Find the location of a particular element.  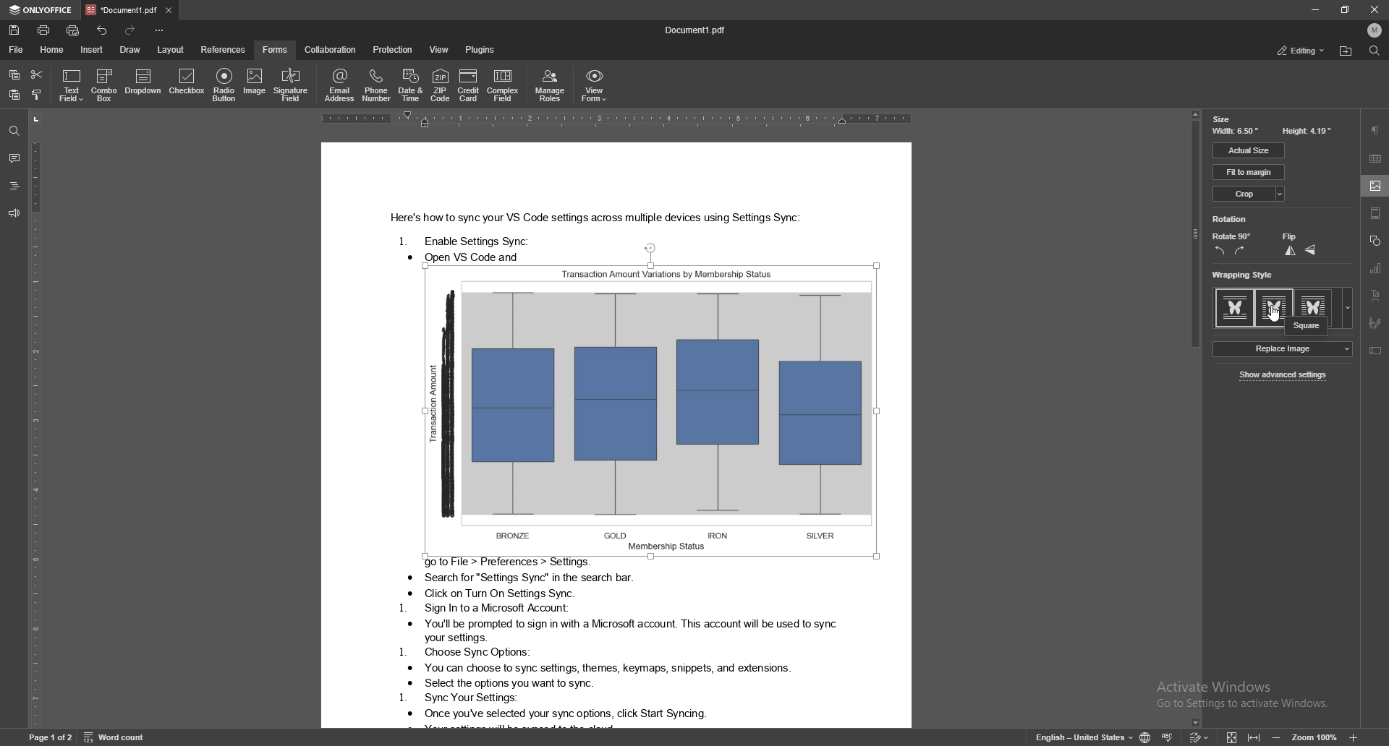

redo is located at coordinates (132, 31).